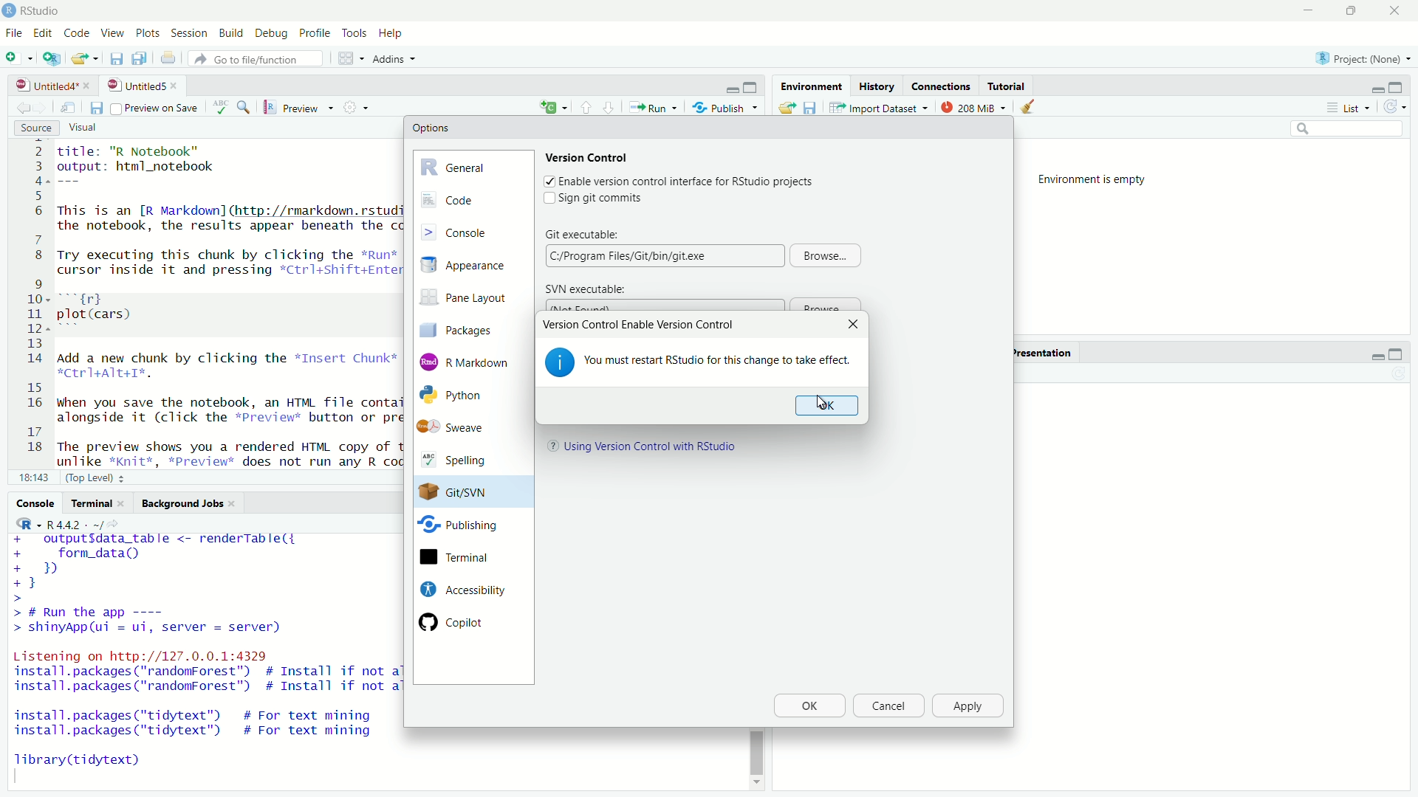 This screenshot has height=797, width=1418. Describe the element at coordinates (732, 89) in the screenshot. I see `minimize` at that location.